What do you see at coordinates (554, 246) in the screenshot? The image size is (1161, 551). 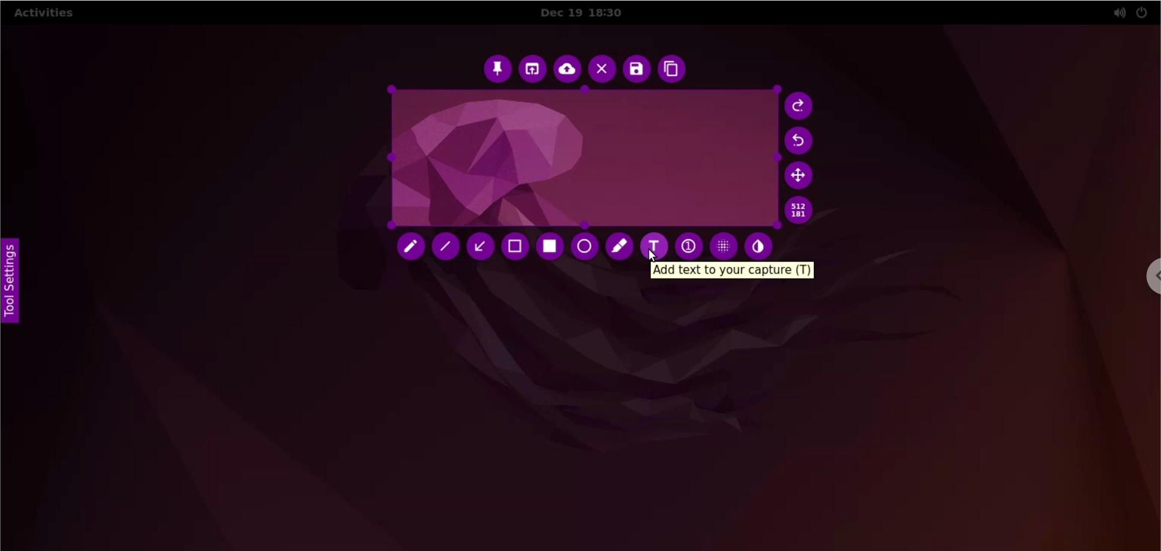 I see `rectangle tool` at bounding box center [554, 246].